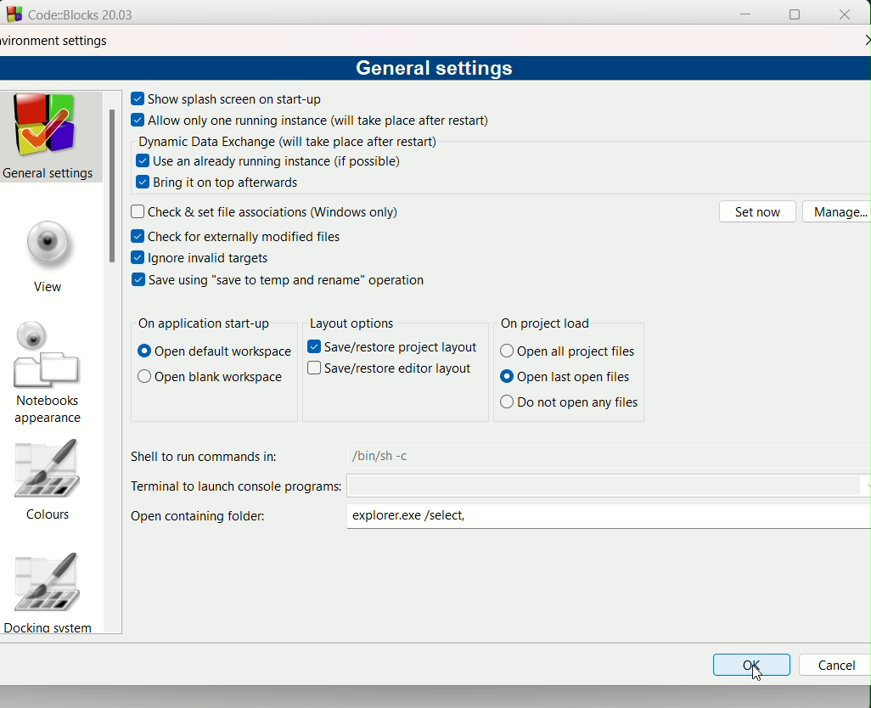  Describe the element at coordinates (248, 237) in the screenshot. I see `text` at that location.